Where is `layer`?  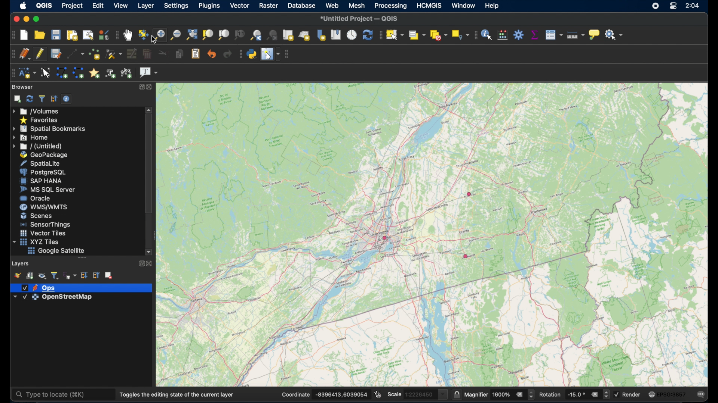 layer is located at coordinates (145, 6).